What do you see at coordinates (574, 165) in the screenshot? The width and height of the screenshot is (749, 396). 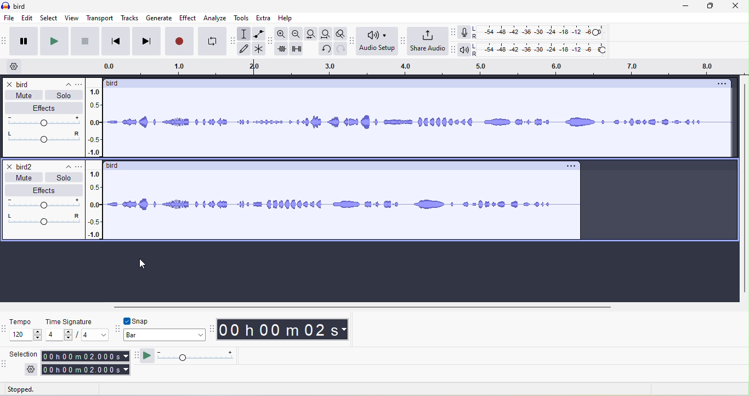 I see `open menu` at bounding box center [574, 165].